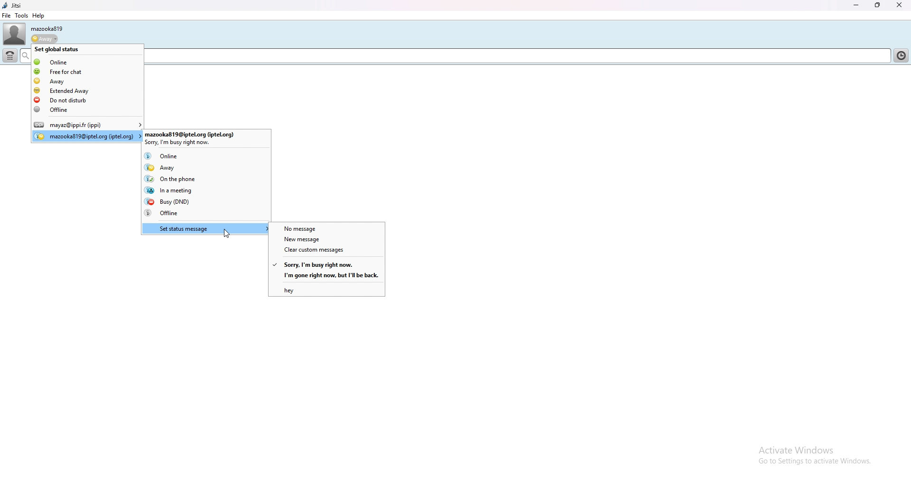 Image resolution: width=911 pixels, height=489 pixels. I want to click on online, so click(88, 61).